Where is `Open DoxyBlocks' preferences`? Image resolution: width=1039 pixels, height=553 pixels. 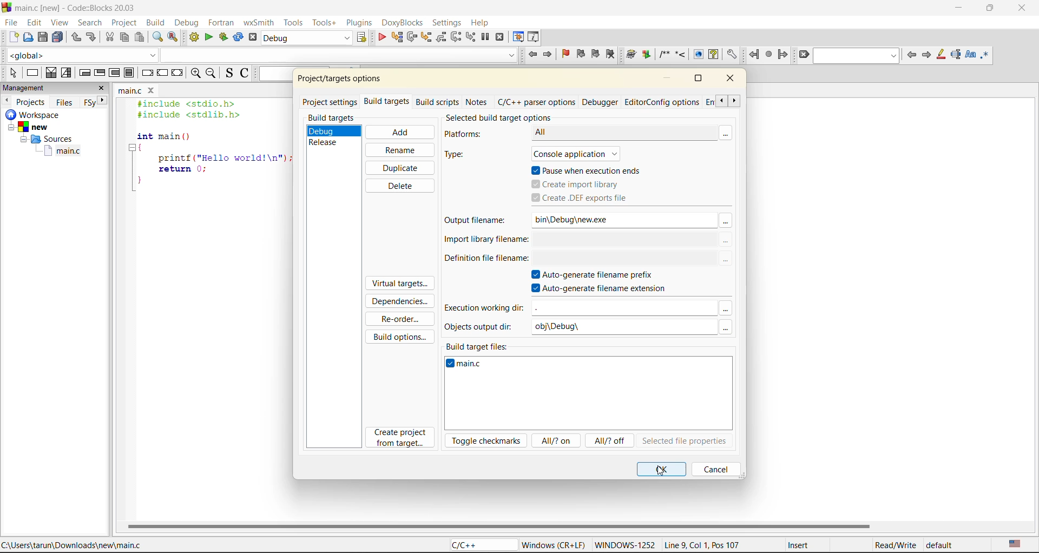 Open DoxyBlocks' preferences is located at coordinates (731, 55).